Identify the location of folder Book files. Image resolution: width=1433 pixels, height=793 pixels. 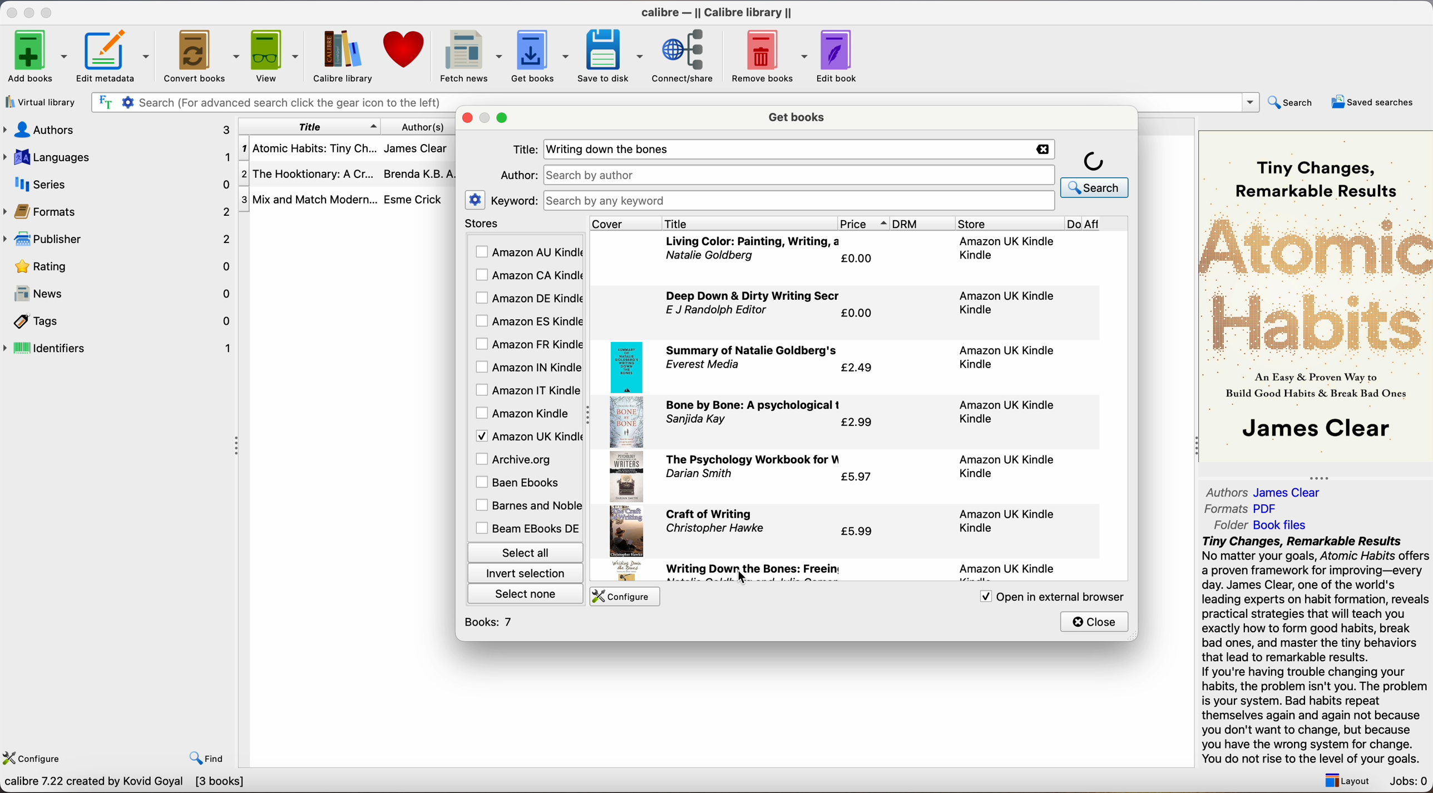
(1262, 524).